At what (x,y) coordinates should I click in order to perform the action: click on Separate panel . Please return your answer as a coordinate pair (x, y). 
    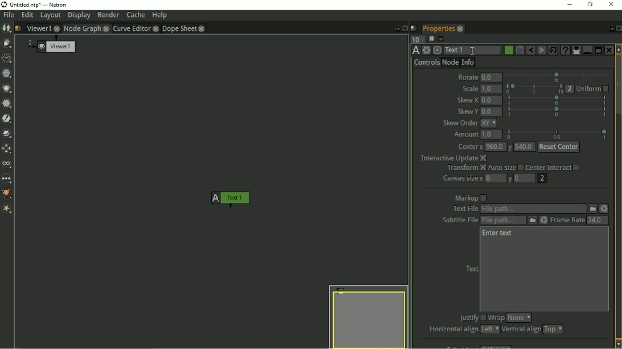
    Looking at the image, I should click on (599, 49).